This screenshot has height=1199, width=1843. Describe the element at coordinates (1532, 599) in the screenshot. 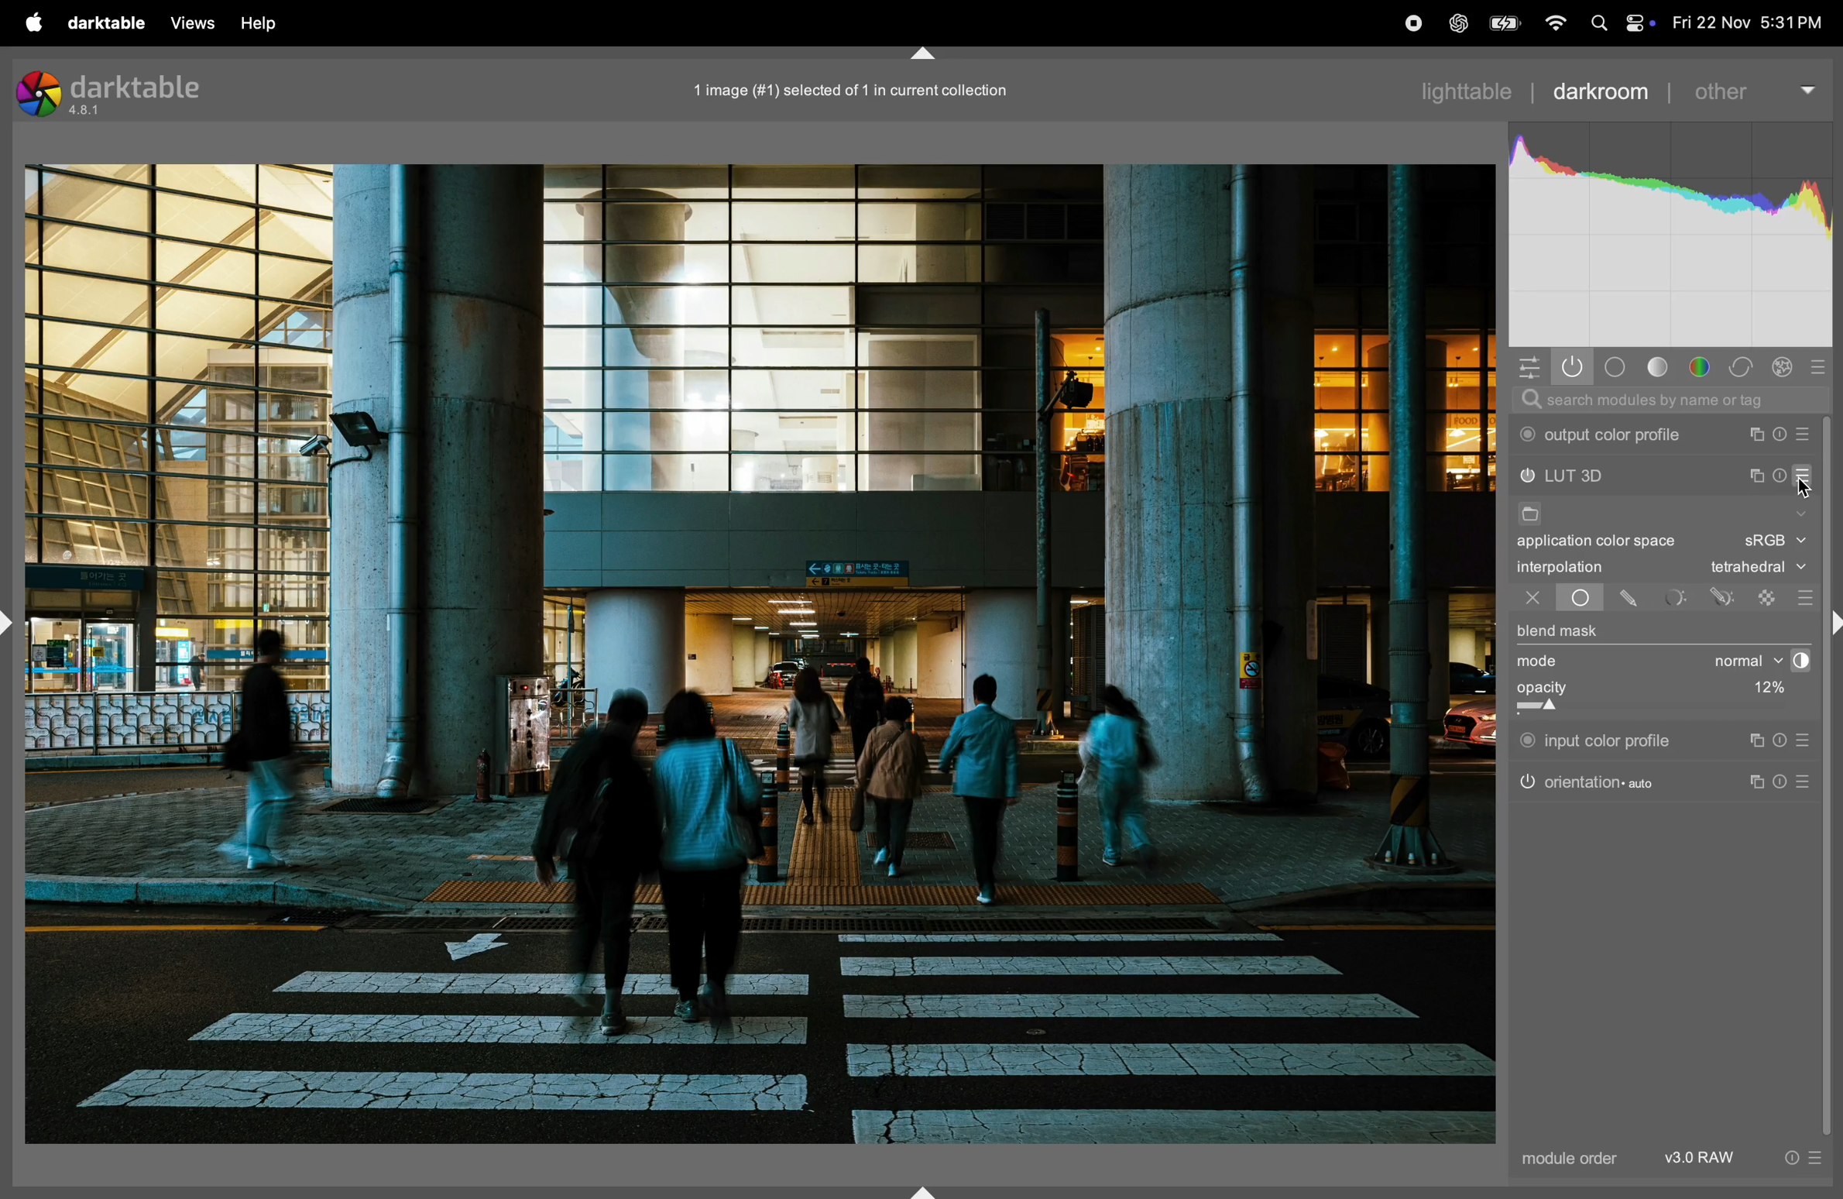

I see `off` at that location.